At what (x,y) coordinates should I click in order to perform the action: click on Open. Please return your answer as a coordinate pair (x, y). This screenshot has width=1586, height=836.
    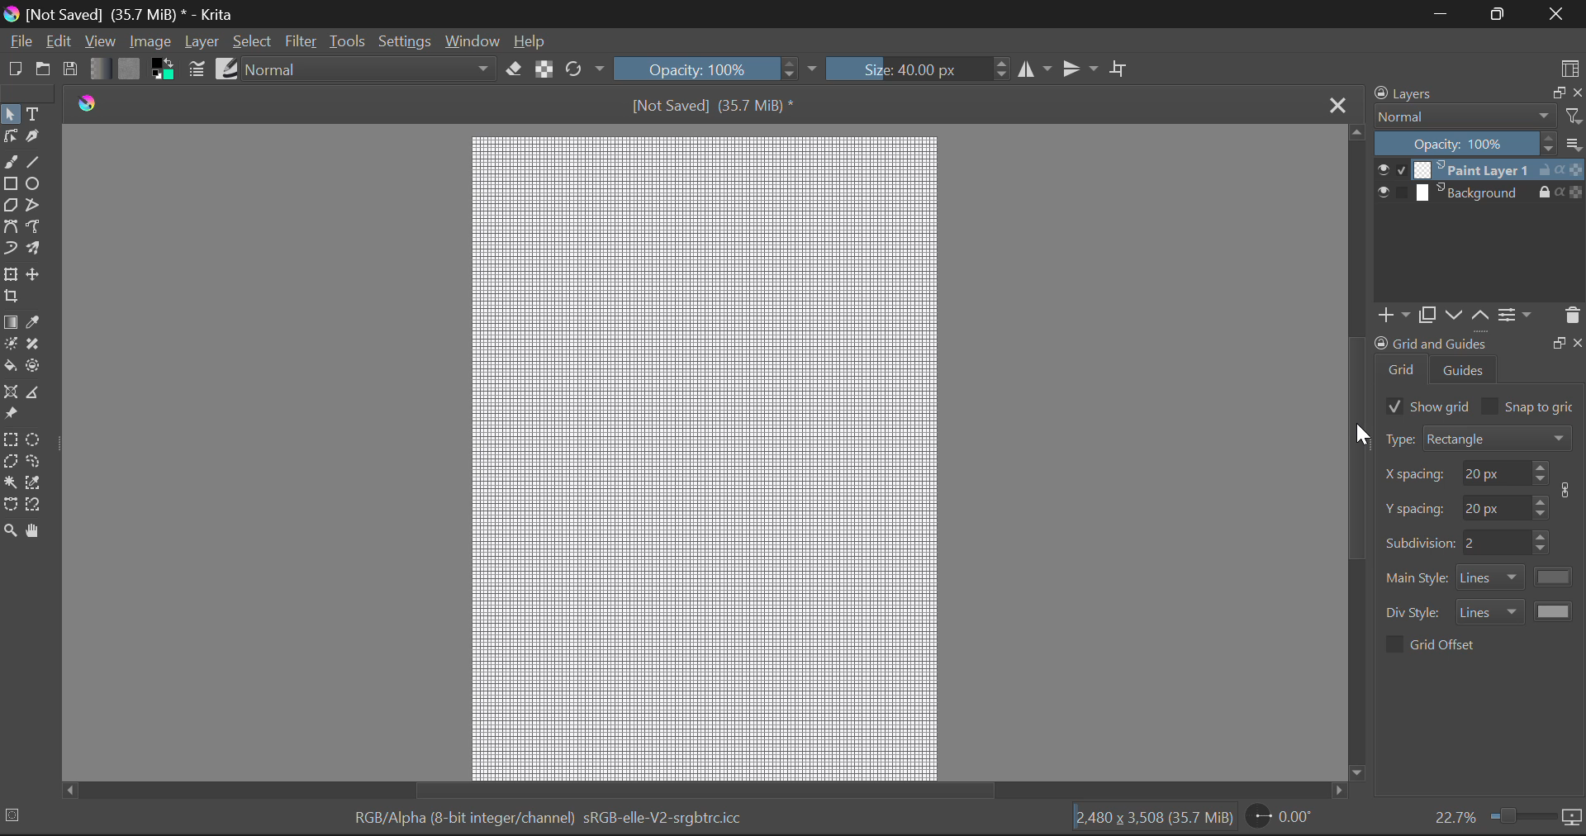
    Looking at the image, I should click on (43, 71).